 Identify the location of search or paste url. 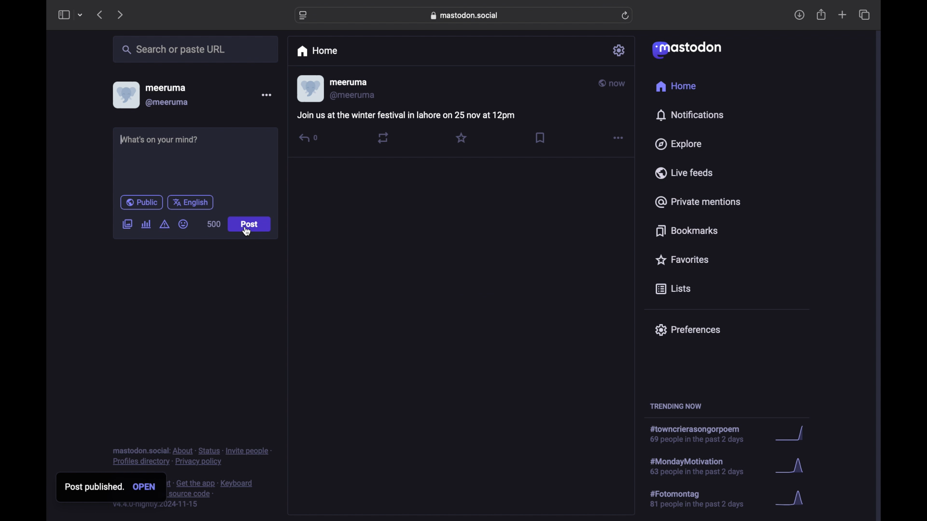
(173, 50).